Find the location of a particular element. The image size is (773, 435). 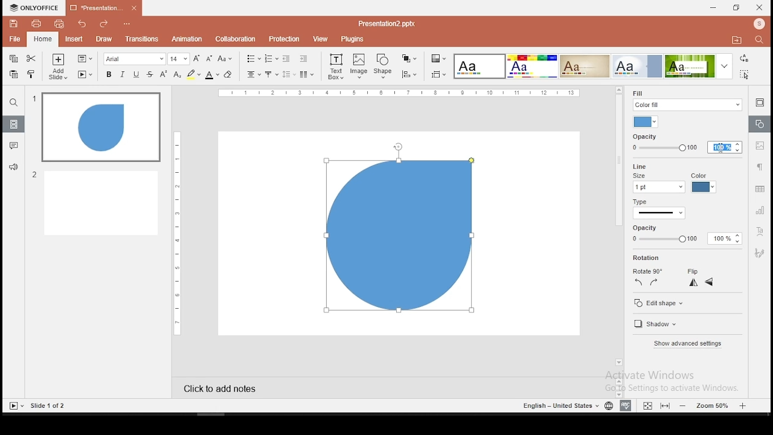

bold is located at coordinates (108, 74).